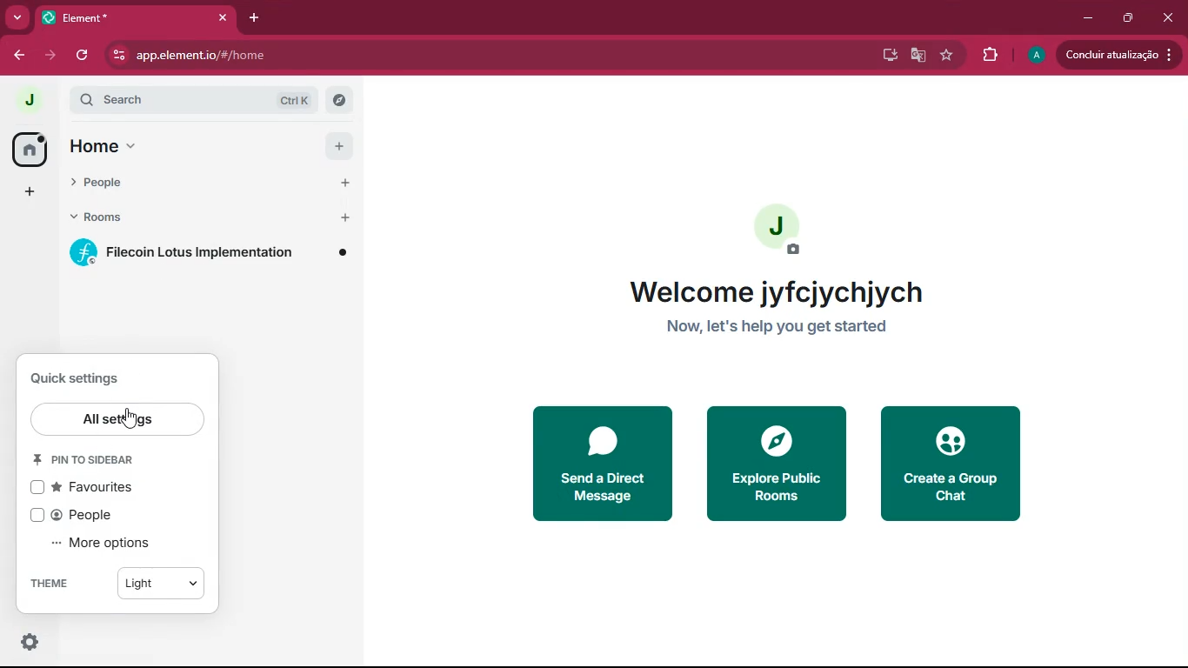  What do you see at coordinates (987, 55) in the screenshot?
I see `extensions` at bounding box center [987, 55].